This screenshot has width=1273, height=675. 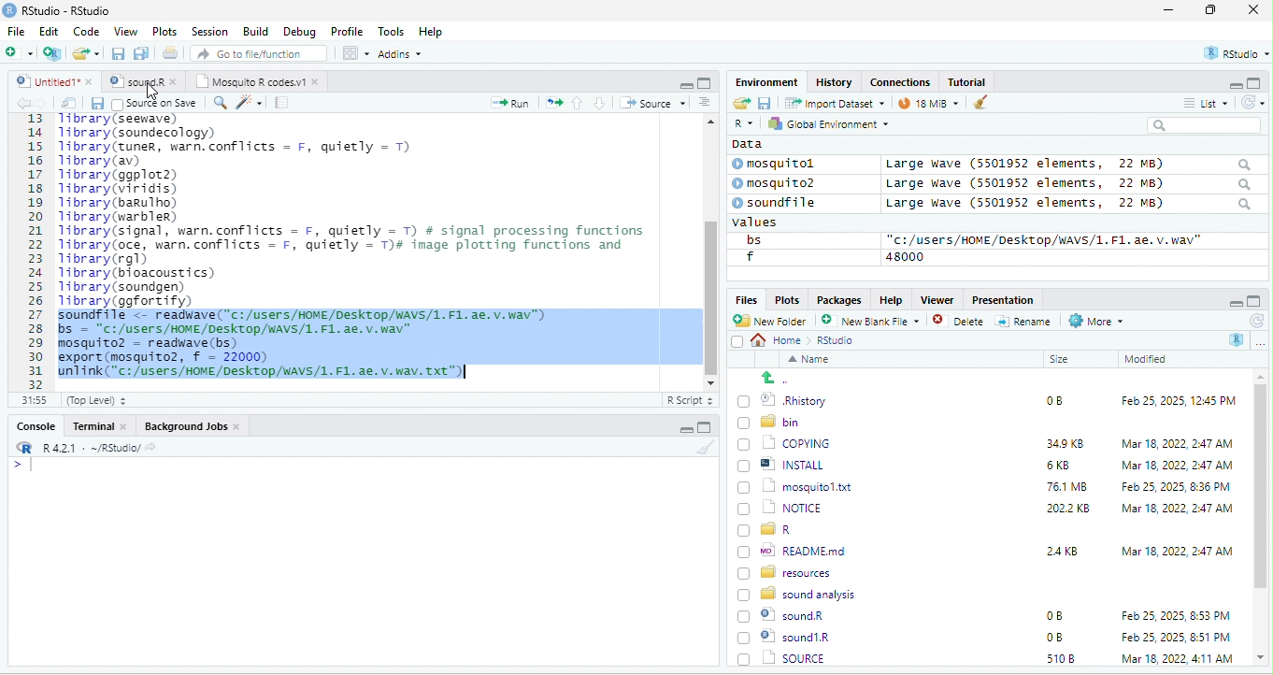 I want to click on data, so click(x=745, y=143).